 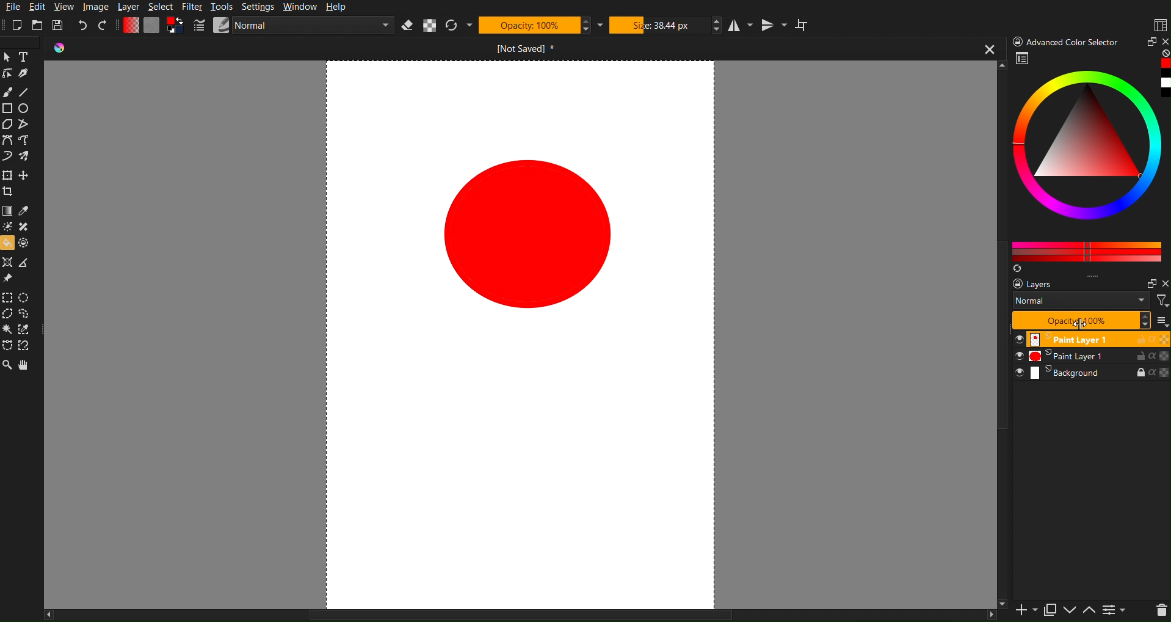 I want to click on Polygonal, so click(x=7, y=315).